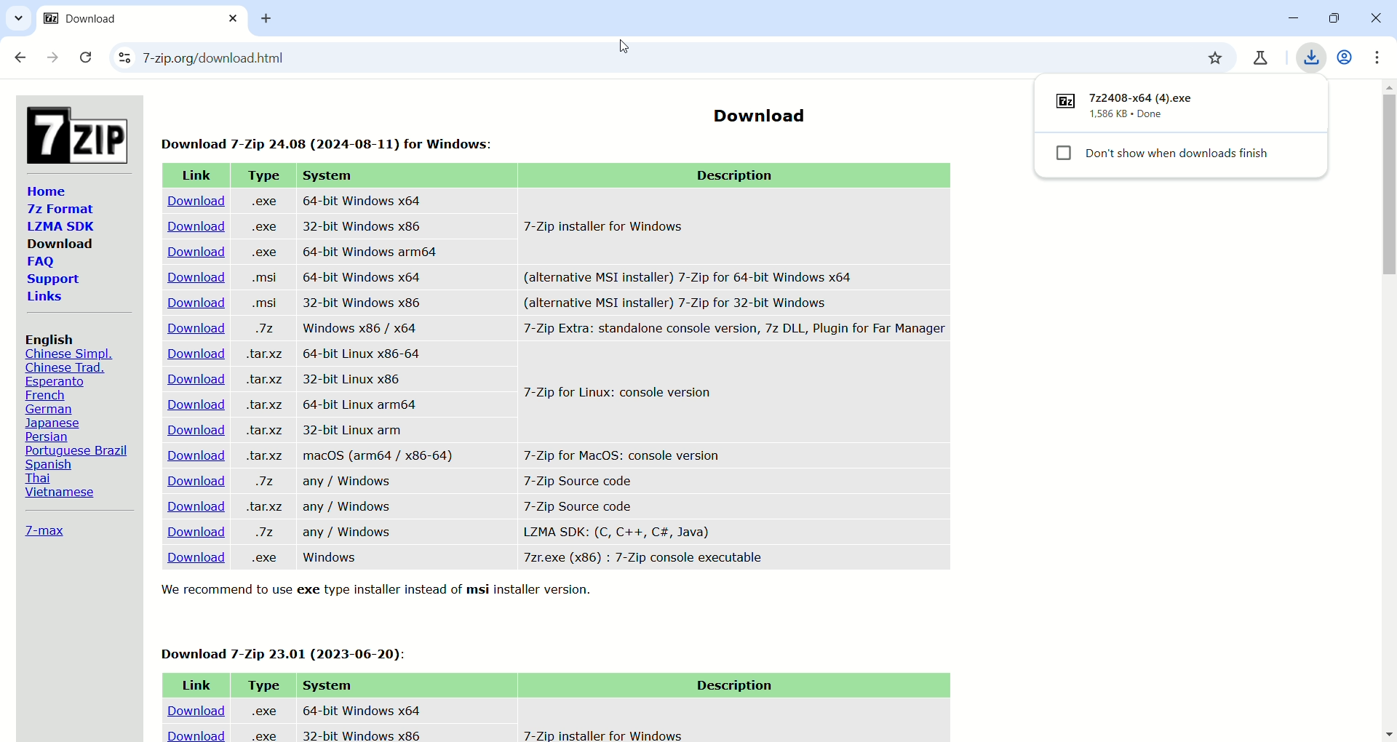 The height and width of the screenshot is (742, 1397). What do you see at coordinates (1287, 18) in the screenshot?
I see `minimize` at bounding box center [1287, 18].